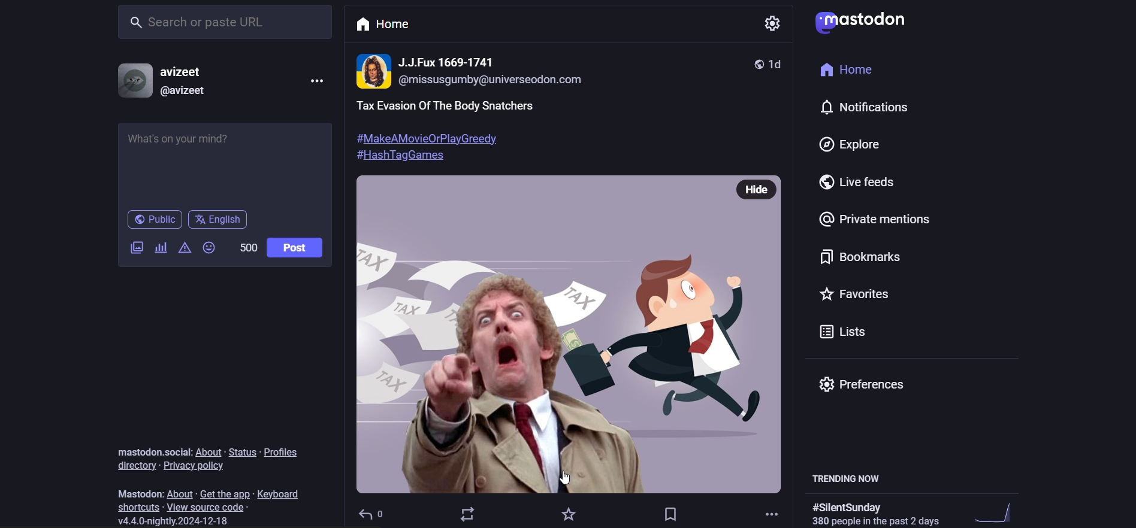  Describe the element at coordinates (223, 23) in the screenshot. I see `search` at that location.